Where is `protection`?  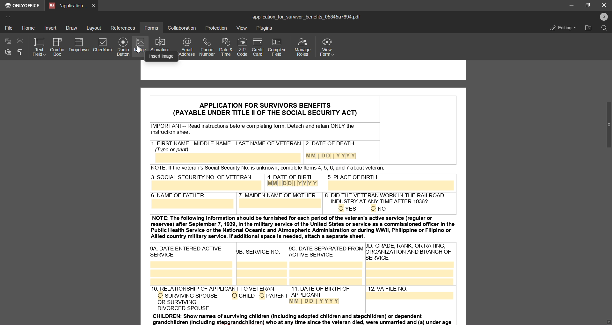 protection is located at coordinates (216, 28).